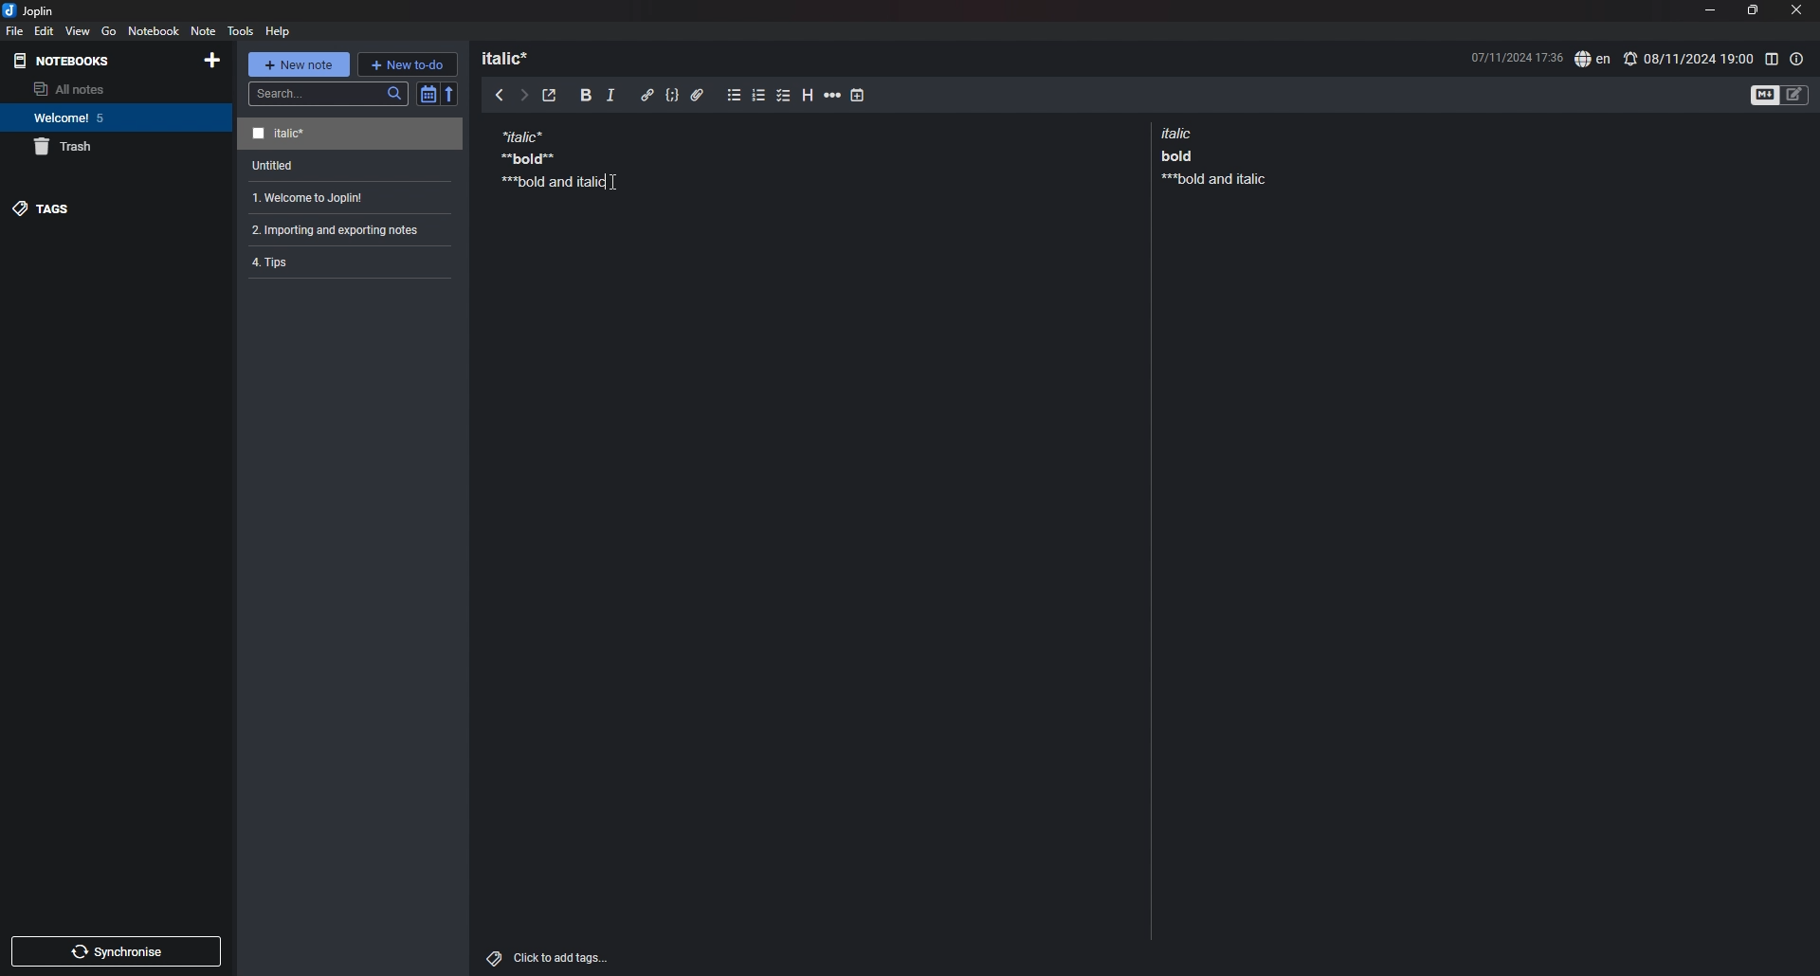 The image size is (1820, 976). I want to click on horizontal rule, so click(832, 98).